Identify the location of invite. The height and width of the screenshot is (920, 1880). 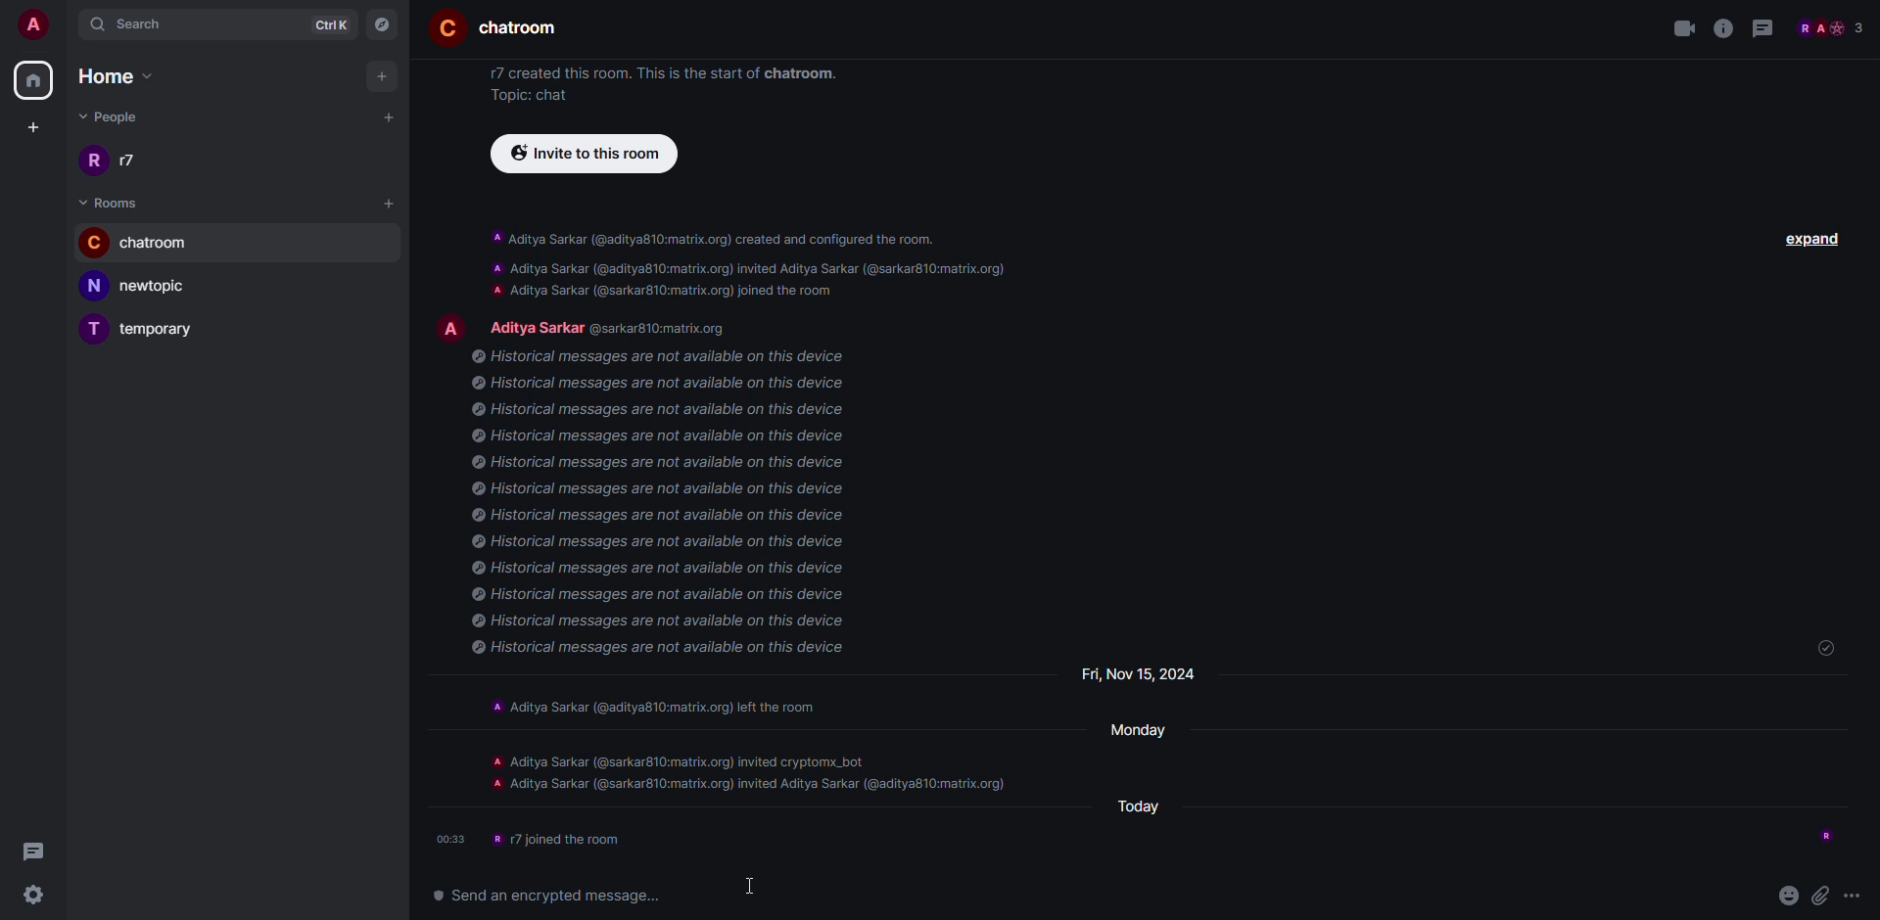
(582, 154).